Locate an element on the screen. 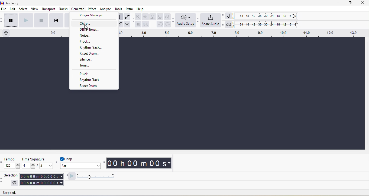 This screenshot has height=196, width=369. audacity time toolbar is located at coordinates (104, 162).